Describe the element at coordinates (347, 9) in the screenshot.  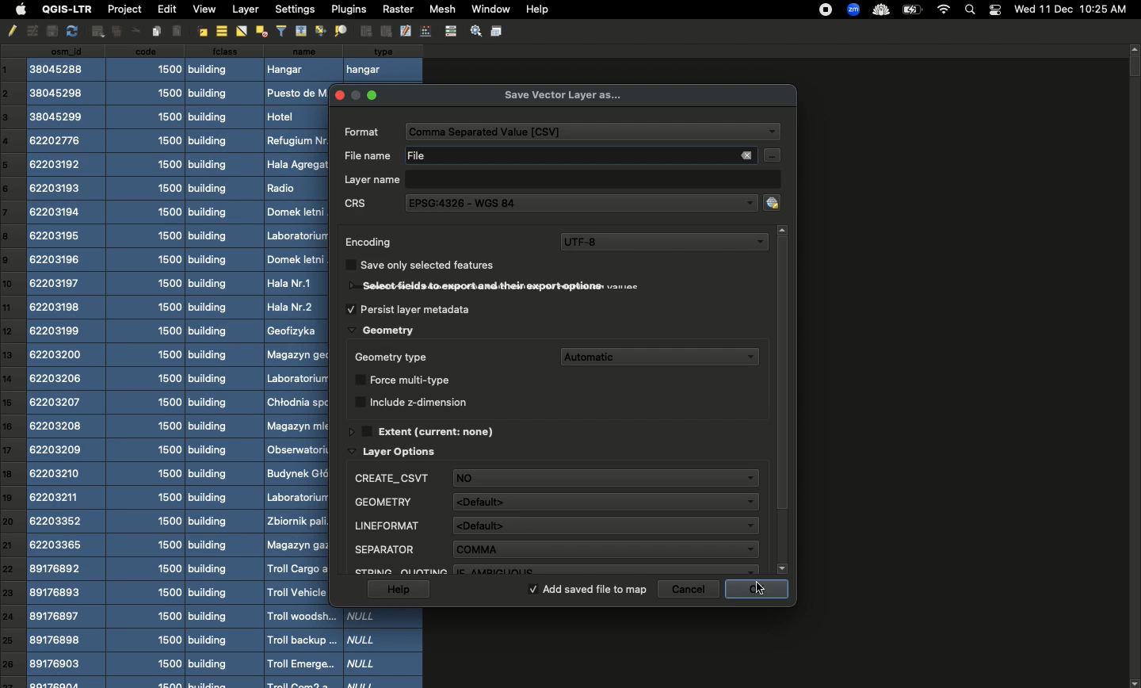
I see `Plugins` at that location.